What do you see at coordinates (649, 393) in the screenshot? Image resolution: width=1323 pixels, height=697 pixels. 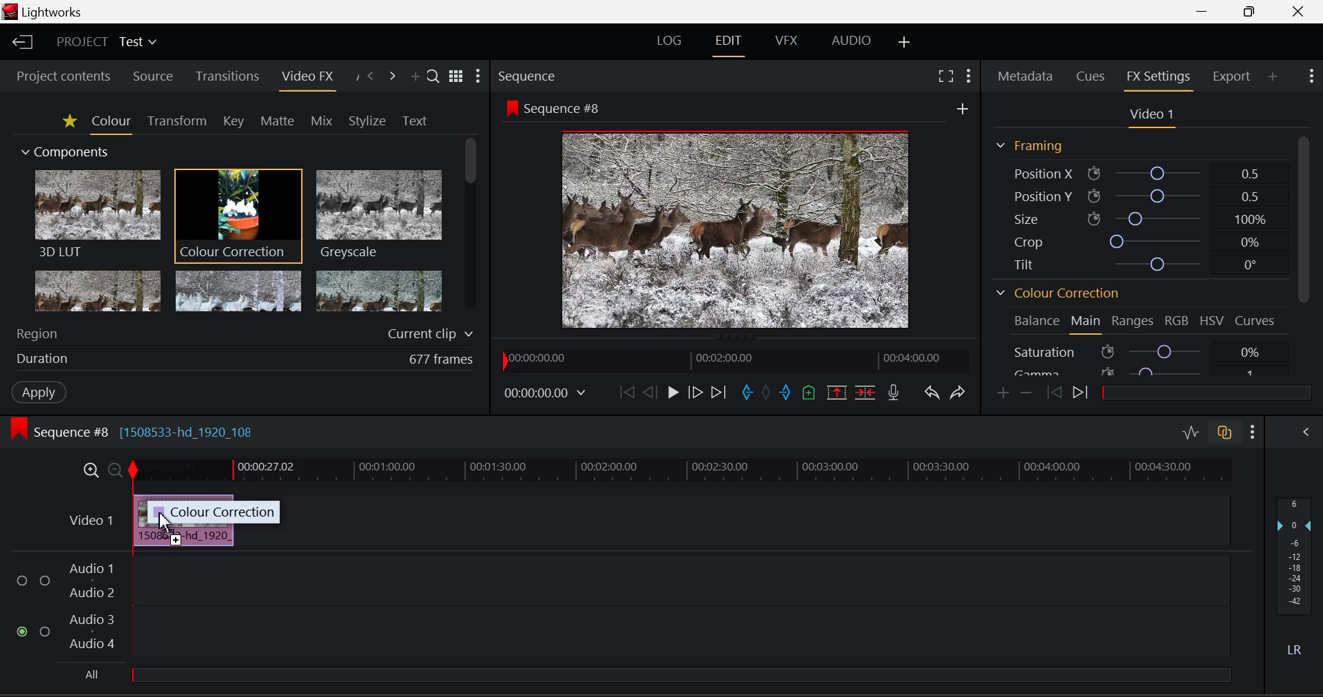 I see `Go Back` at bounding box center [649, 393].